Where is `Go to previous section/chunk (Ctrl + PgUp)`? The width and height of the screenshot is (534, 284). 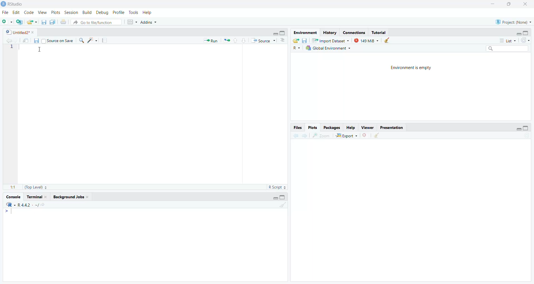 Go to previous section/chunk (Ctrl + PgUp) is located at coordinates (236, 40).